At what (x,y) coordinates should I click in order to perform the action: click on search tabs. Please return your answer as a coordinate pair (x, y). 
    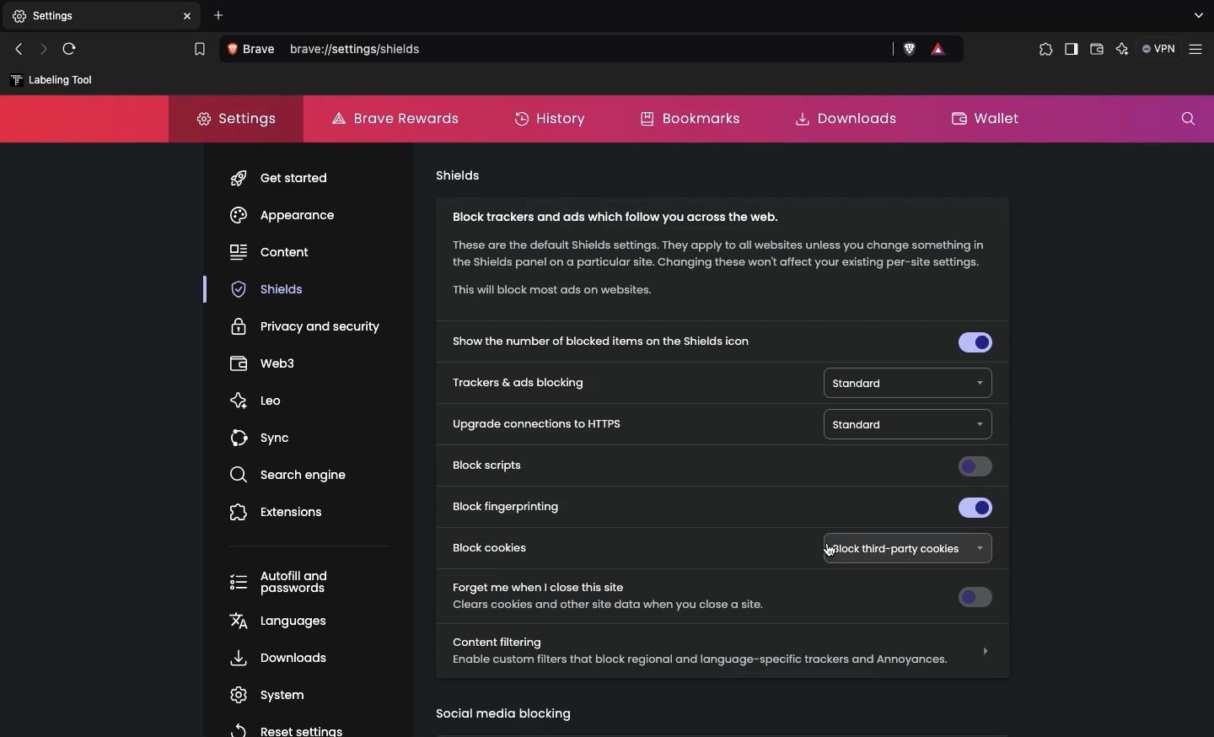
    Looking at the image, I should click on (1195, 17).